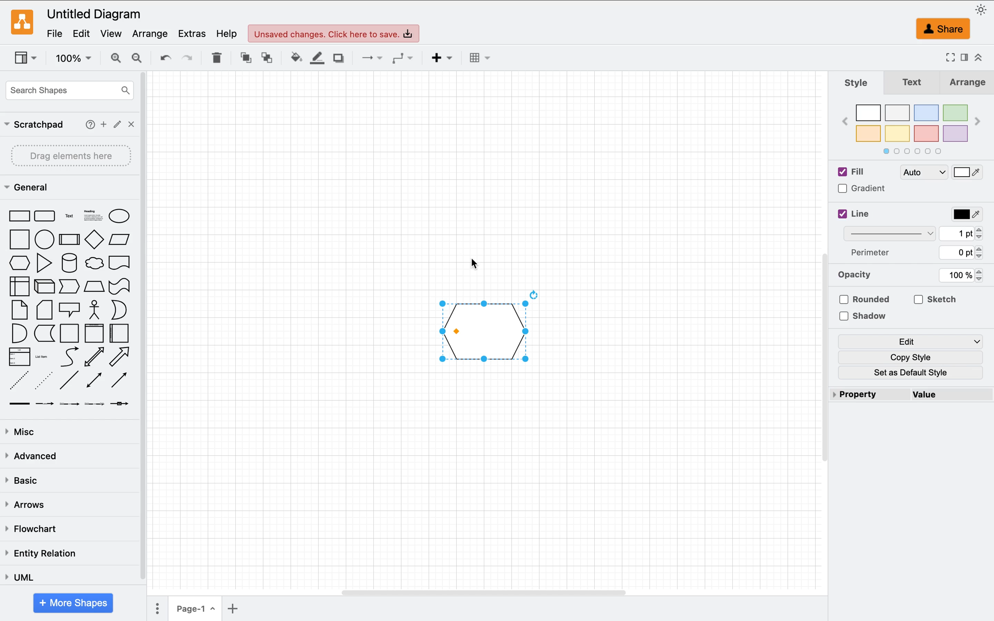 This screenshot has width=994, height=621. What do you see at coordinates (69, 215) in the screenshot?
I see `text` at bounding box center [69, 215].